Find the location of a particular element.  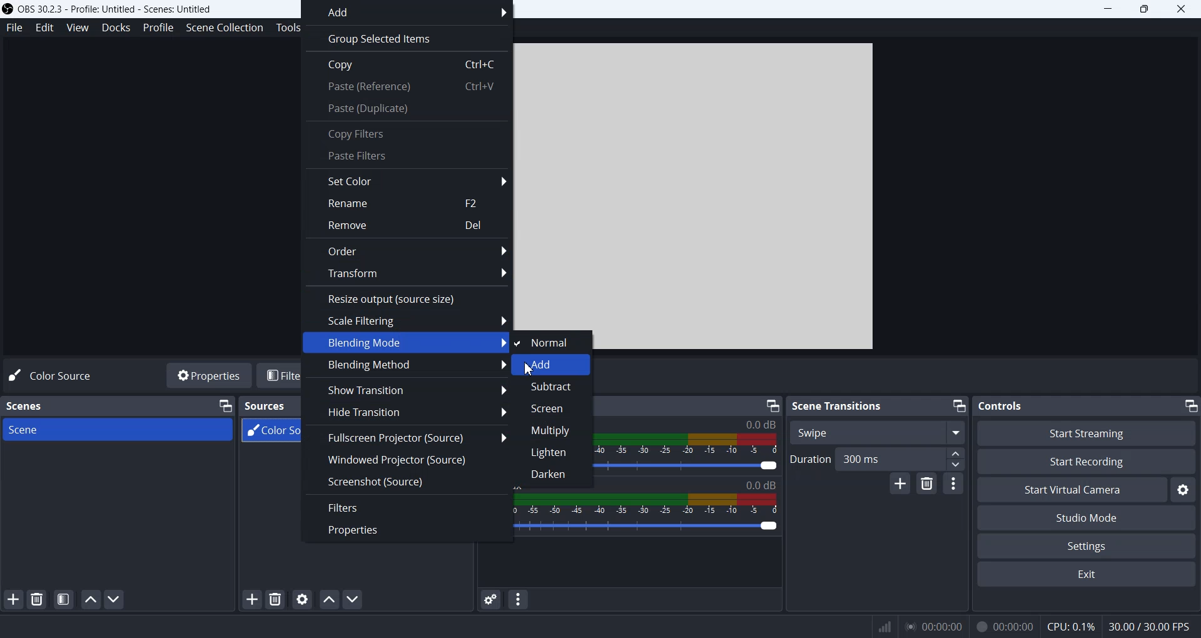

Add Scene is located at coordinates (14, 599).